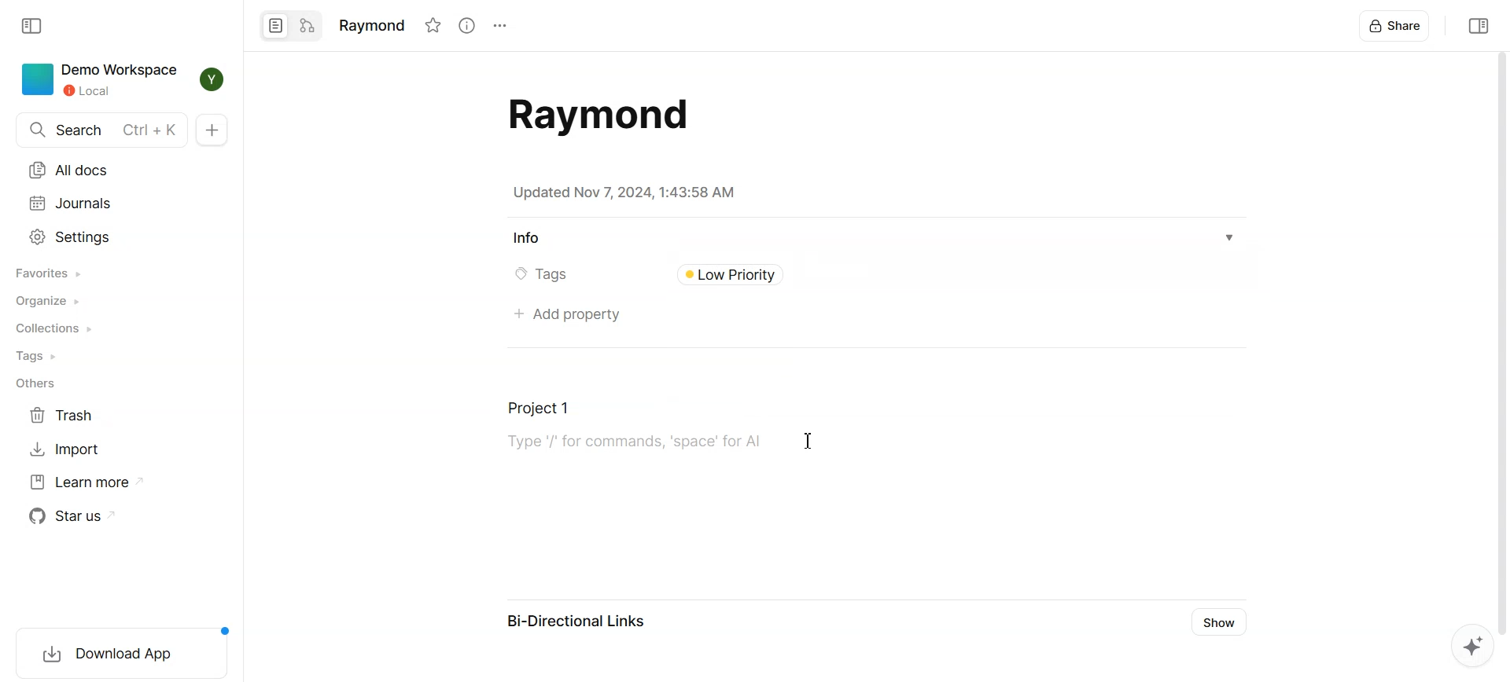 This screenshot has width=1510, height=682. I want to click on Demo Workspace, so click(101, 80).